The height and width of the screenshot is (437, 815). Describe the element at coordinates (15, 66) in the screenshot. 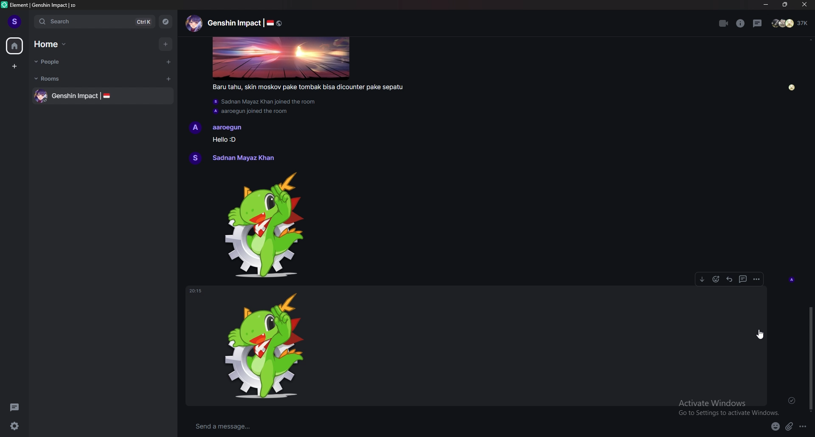

I see `create a space` at that location.